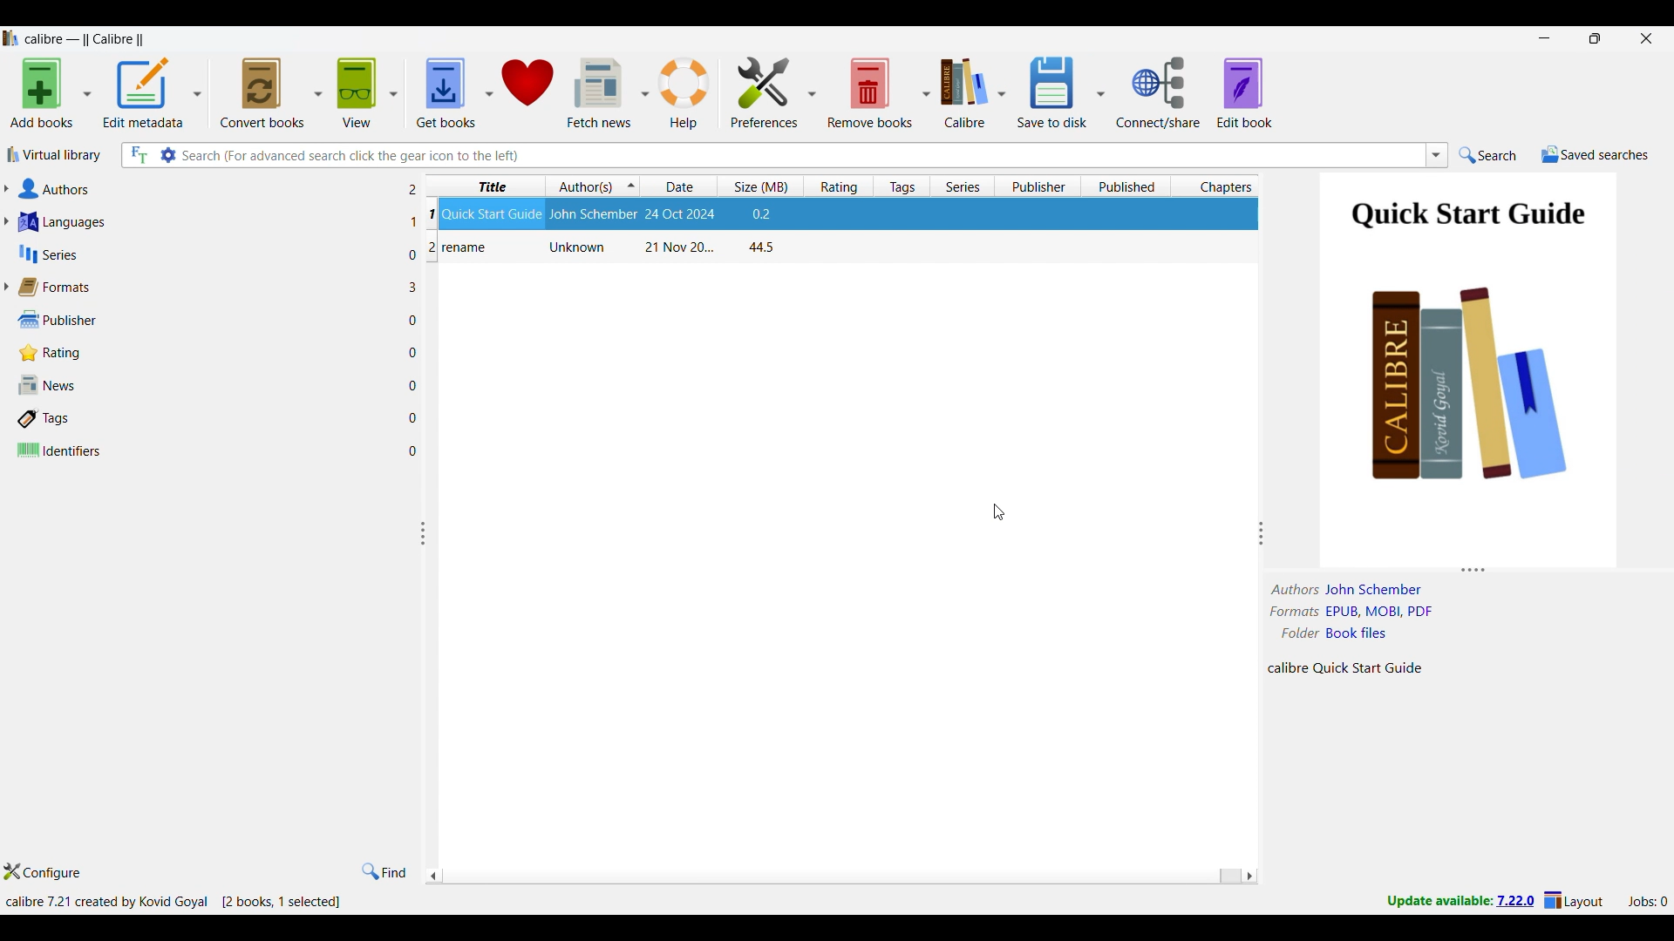 This screenshot has width=1674, height=941. Describe the element at coordinates (1469, 570) in the screenshot. I see `Change height of columns attached to this panel` at that location.